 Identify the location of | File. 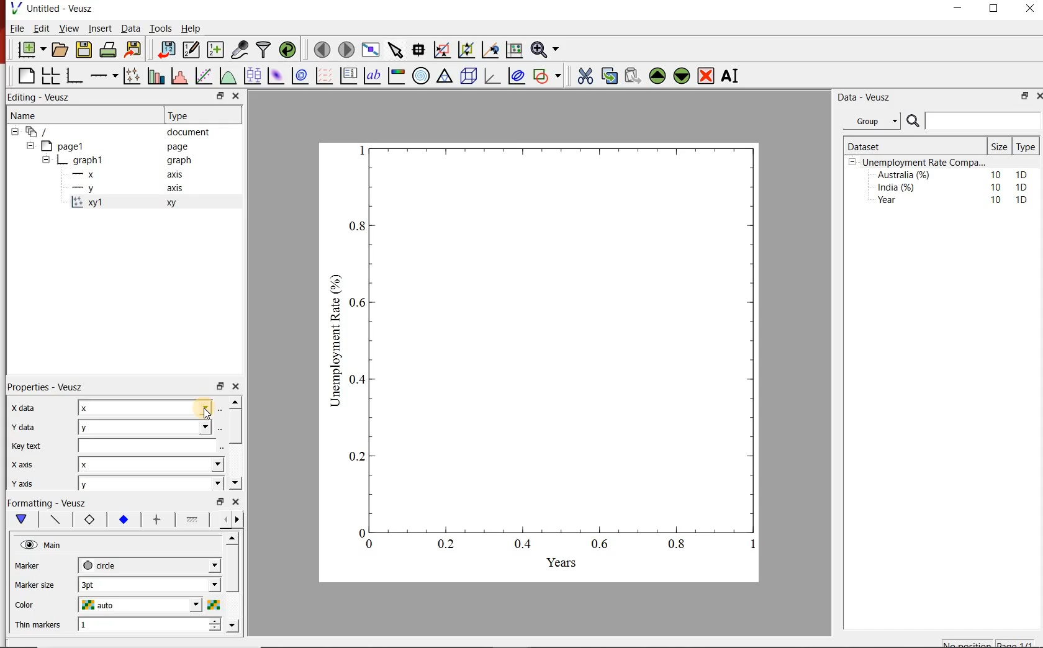
(14, 28).